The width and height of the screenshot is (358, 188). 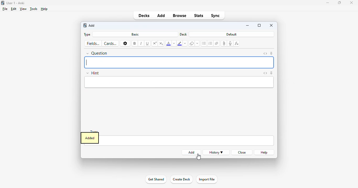 What do you see at coordinates (179, 62) in the screenshot?
I see `2+2=?` at bounding box center [179, 62].